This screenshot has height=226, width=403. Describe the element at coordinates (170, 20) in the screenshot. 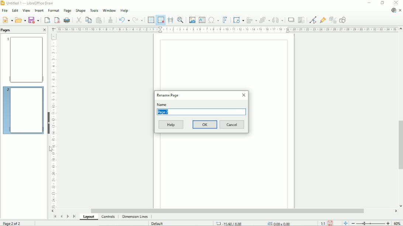

I see `Helplines while moving` at that location.